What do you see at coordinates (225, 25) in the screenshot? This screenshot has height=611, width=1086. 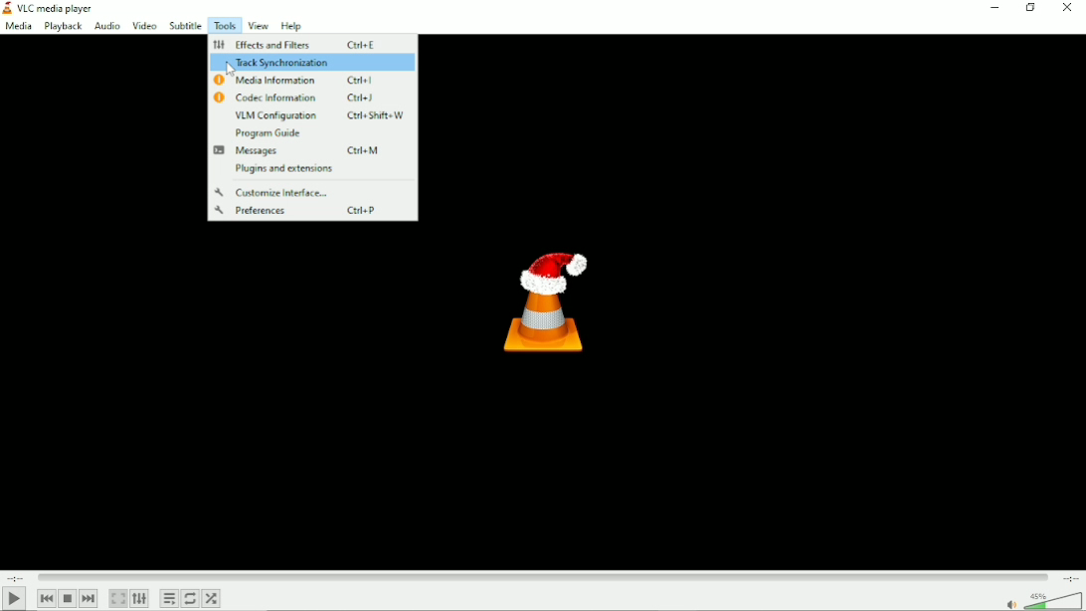 I see `Tools` at bounding box center [225, 25].